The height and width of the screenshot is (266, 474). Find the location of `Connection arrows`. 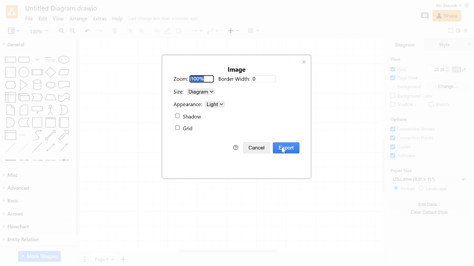

Connection arrows is located at coordinates (415, 129).